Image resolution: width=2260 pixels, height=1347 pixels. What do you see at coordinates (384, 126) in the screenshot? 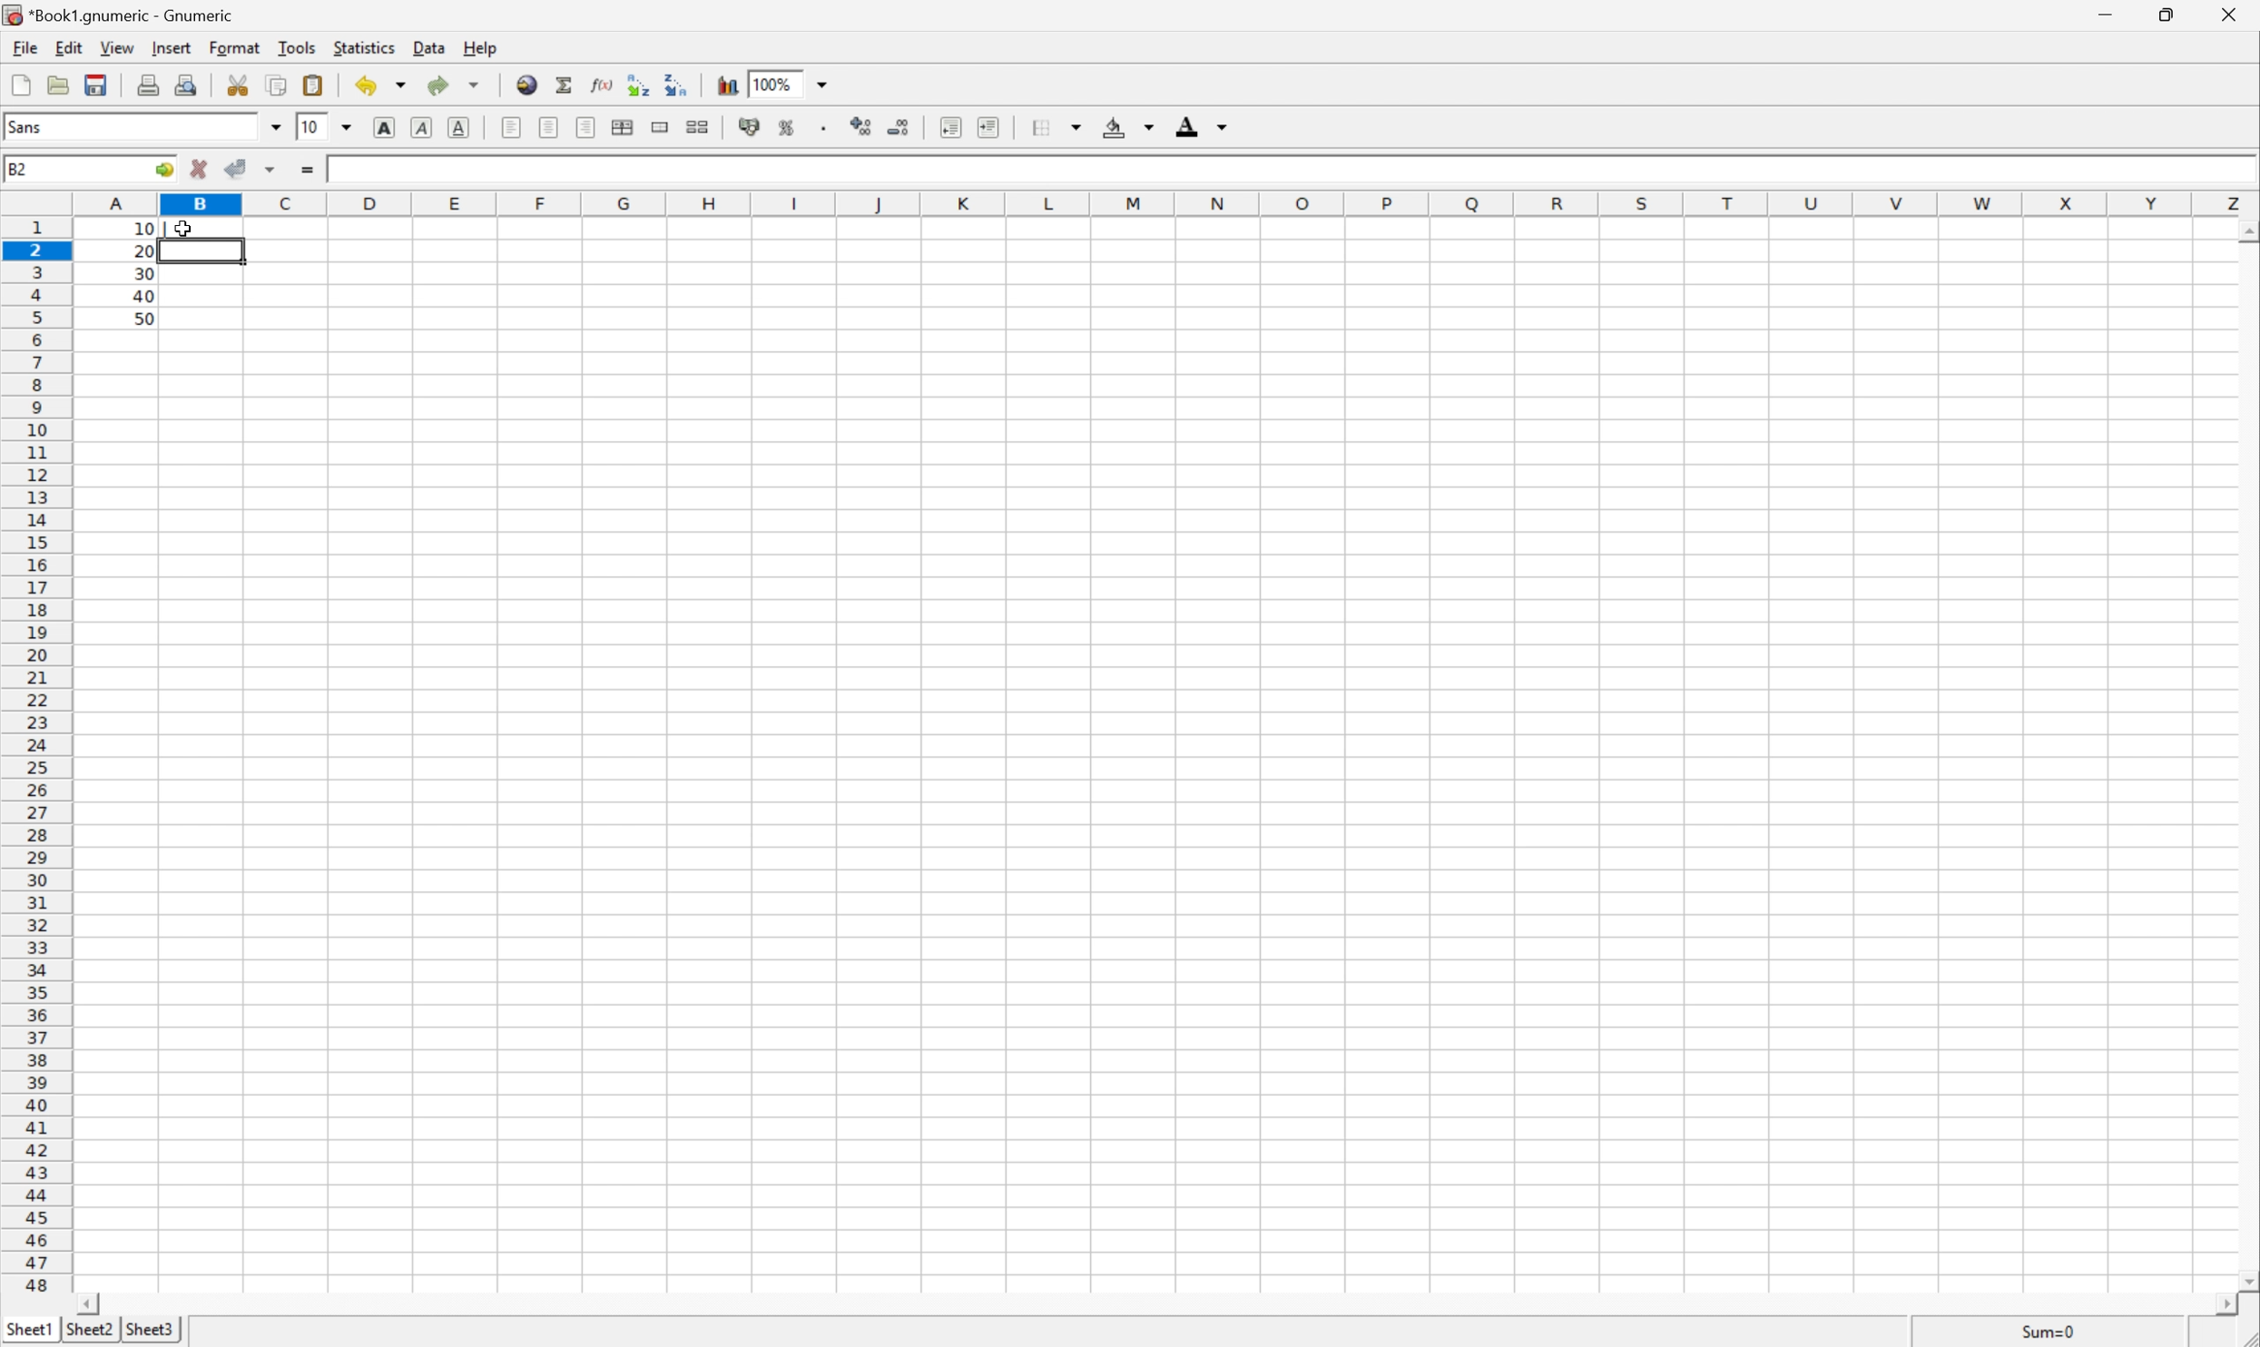
I see `Bold` at bounding box center [384, 126].